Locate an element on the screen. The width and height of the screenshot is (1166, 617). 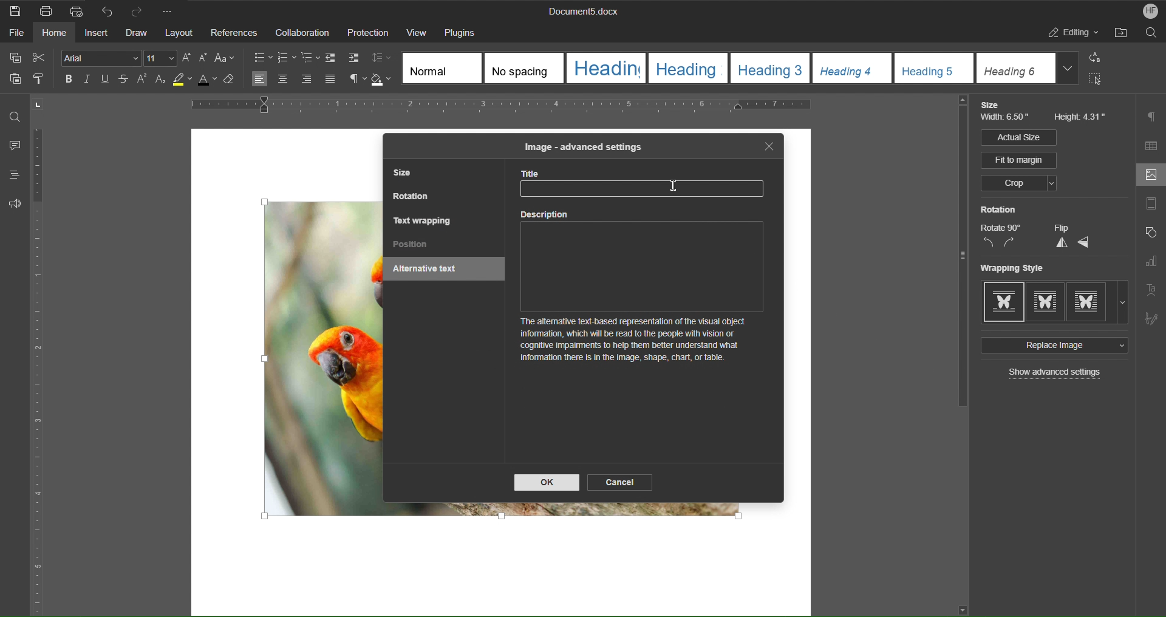
Subscript is located at coordinates (161, 81).